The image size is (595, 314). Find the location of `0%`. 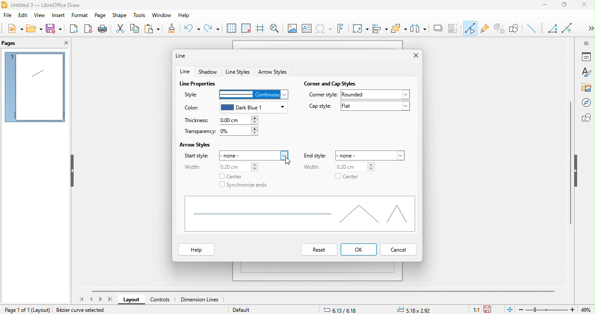

0% is located at coordinates (240, 131).